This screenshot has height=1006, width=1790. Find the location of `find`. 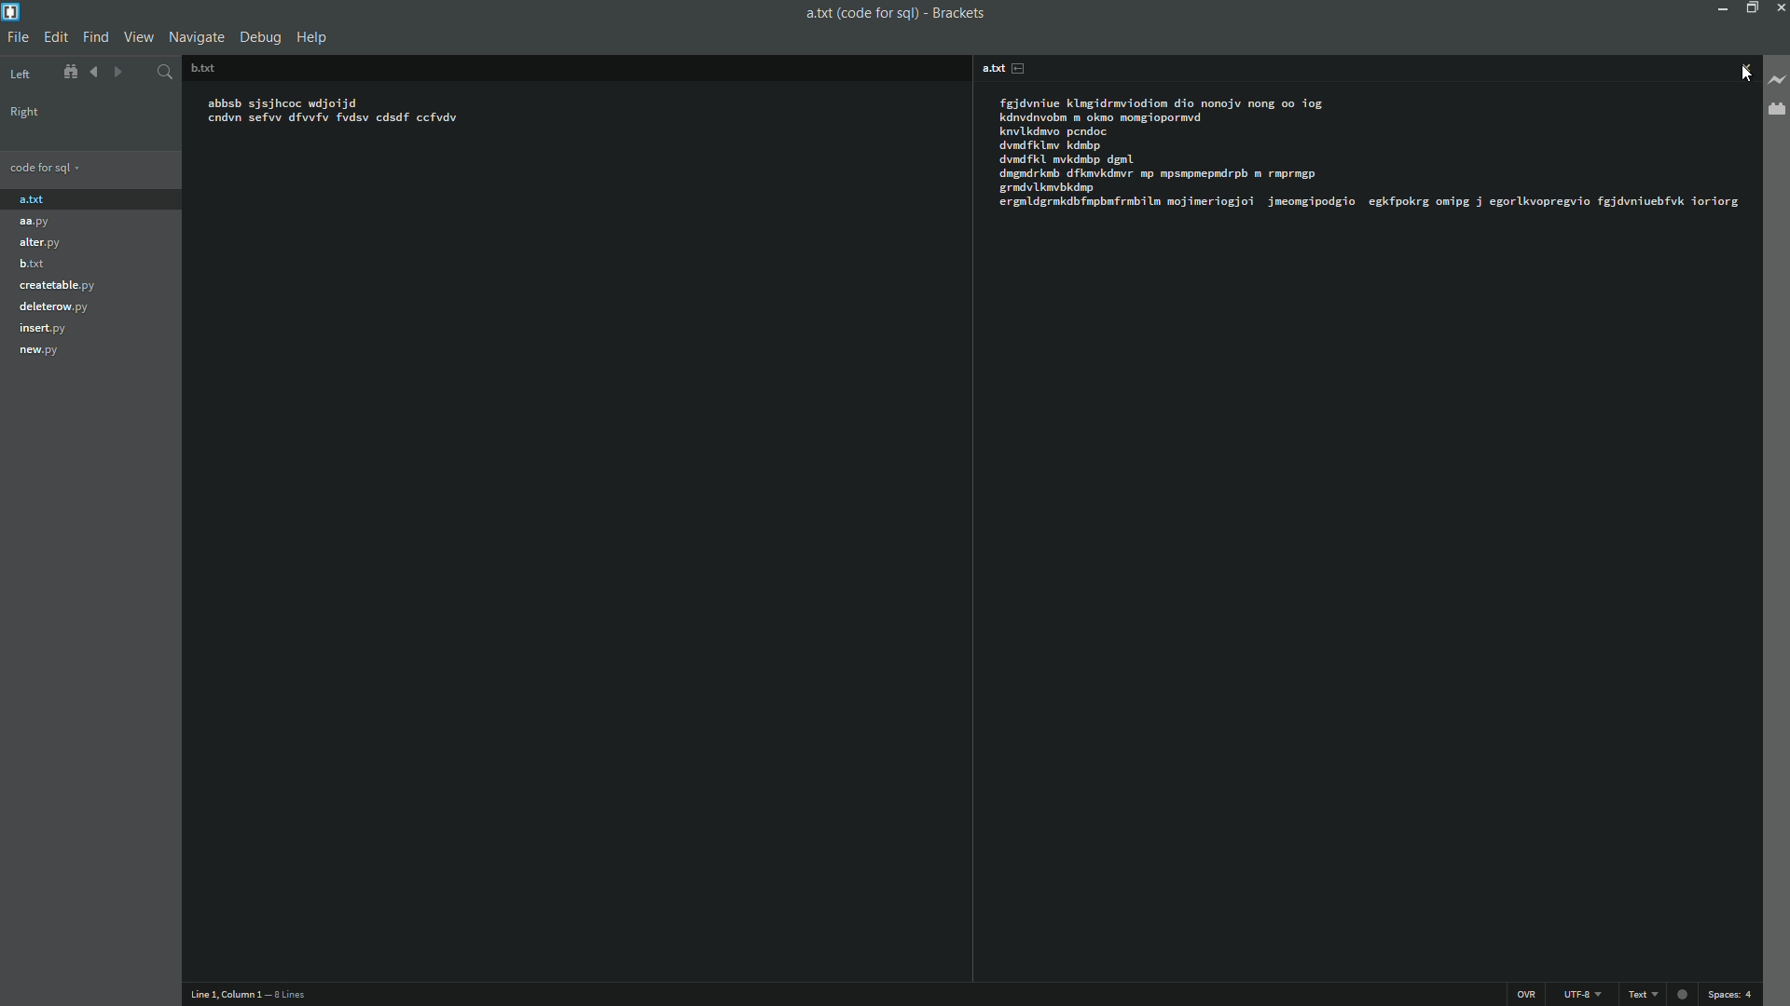

find is located at coordinates (94, 37).